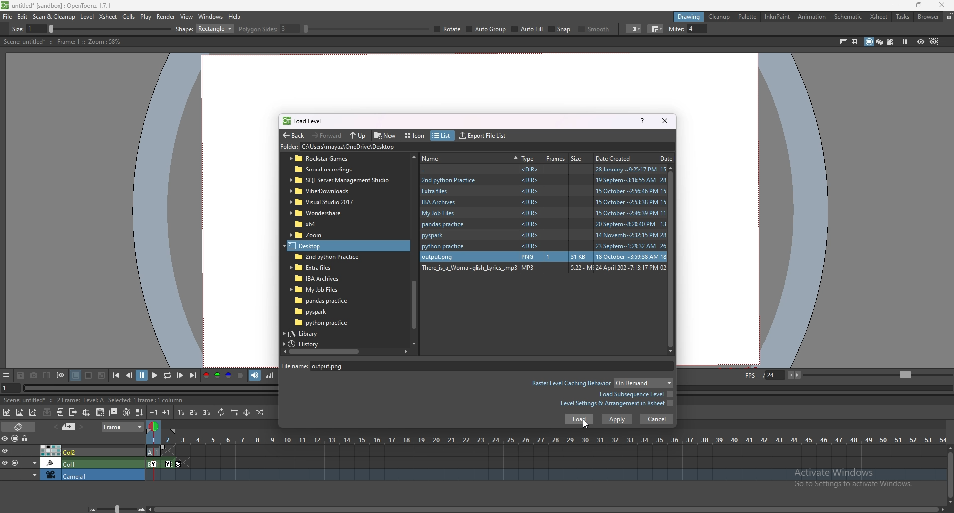 The image size is (954, 513). What do you see at coordinates (880, 41) in the screenshot?
I see `3d view` at bounding box center [880, 41].